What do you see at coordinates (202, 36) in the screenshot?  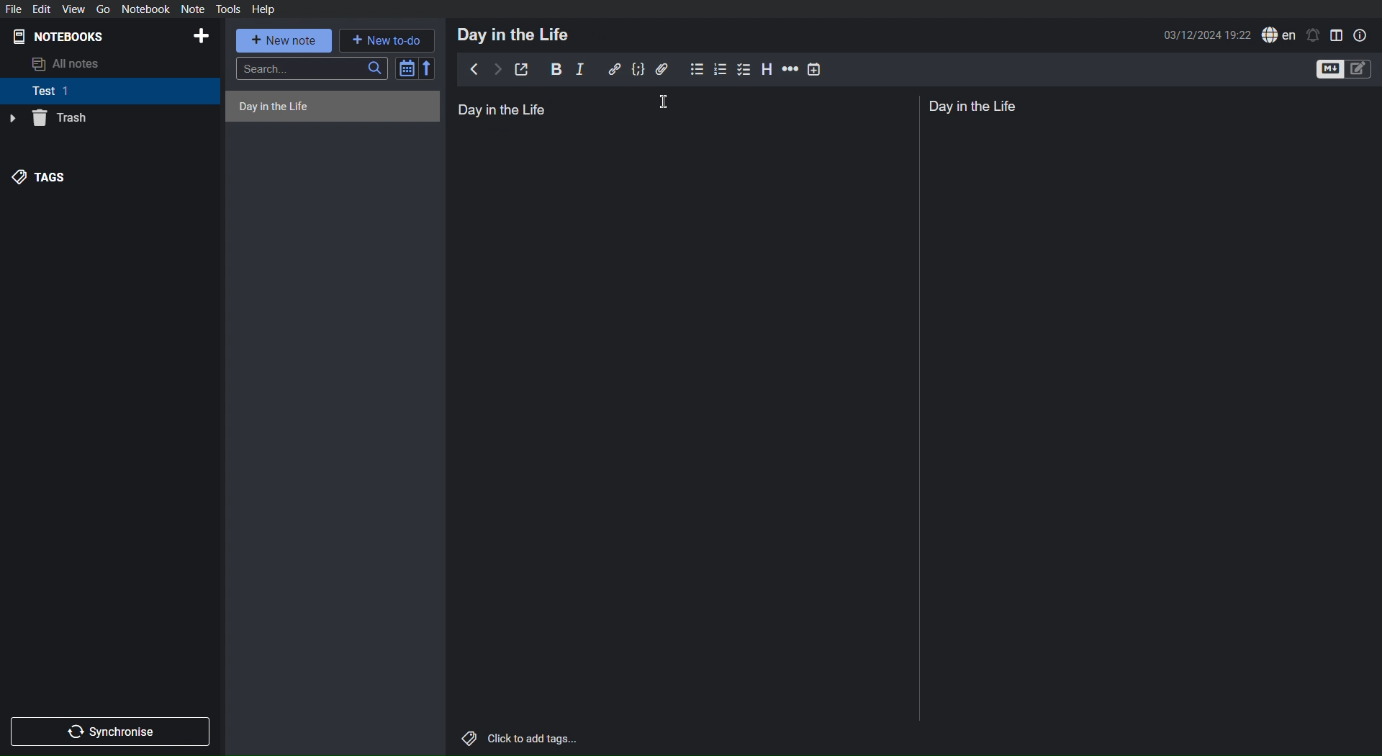 I see `Add Notebook` at bounding box center [202, 36].